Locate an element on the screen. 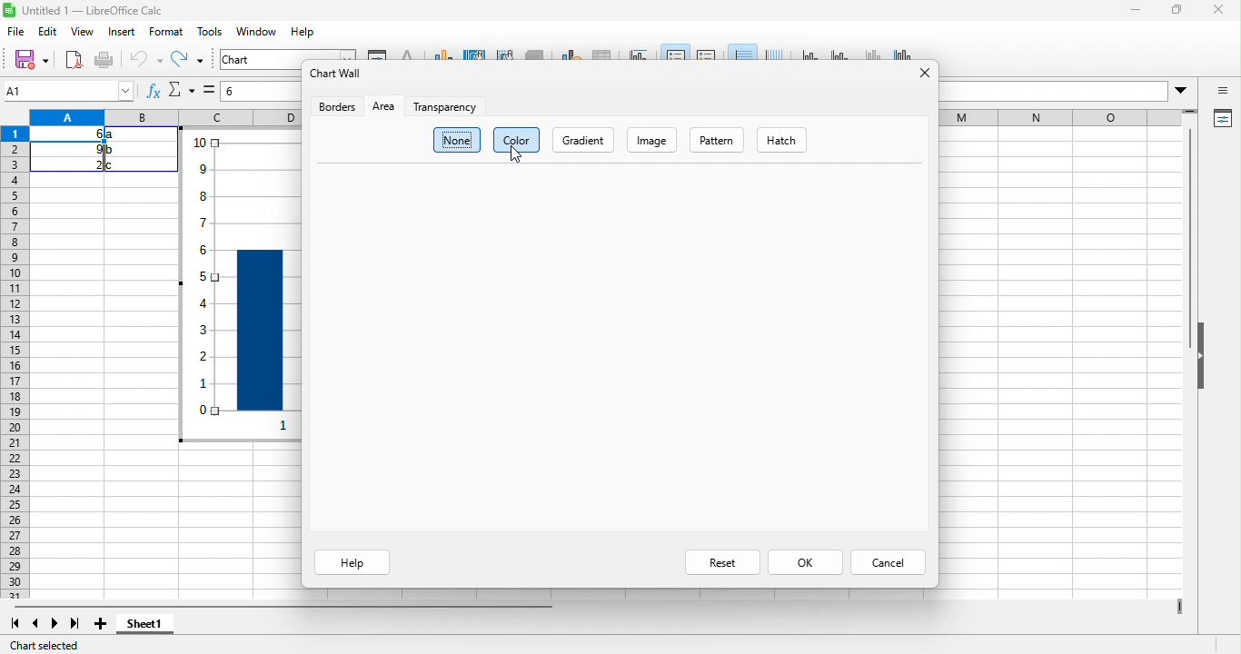 This screenshot has height=654, width=1241. b is located at coordinates (111, 150).